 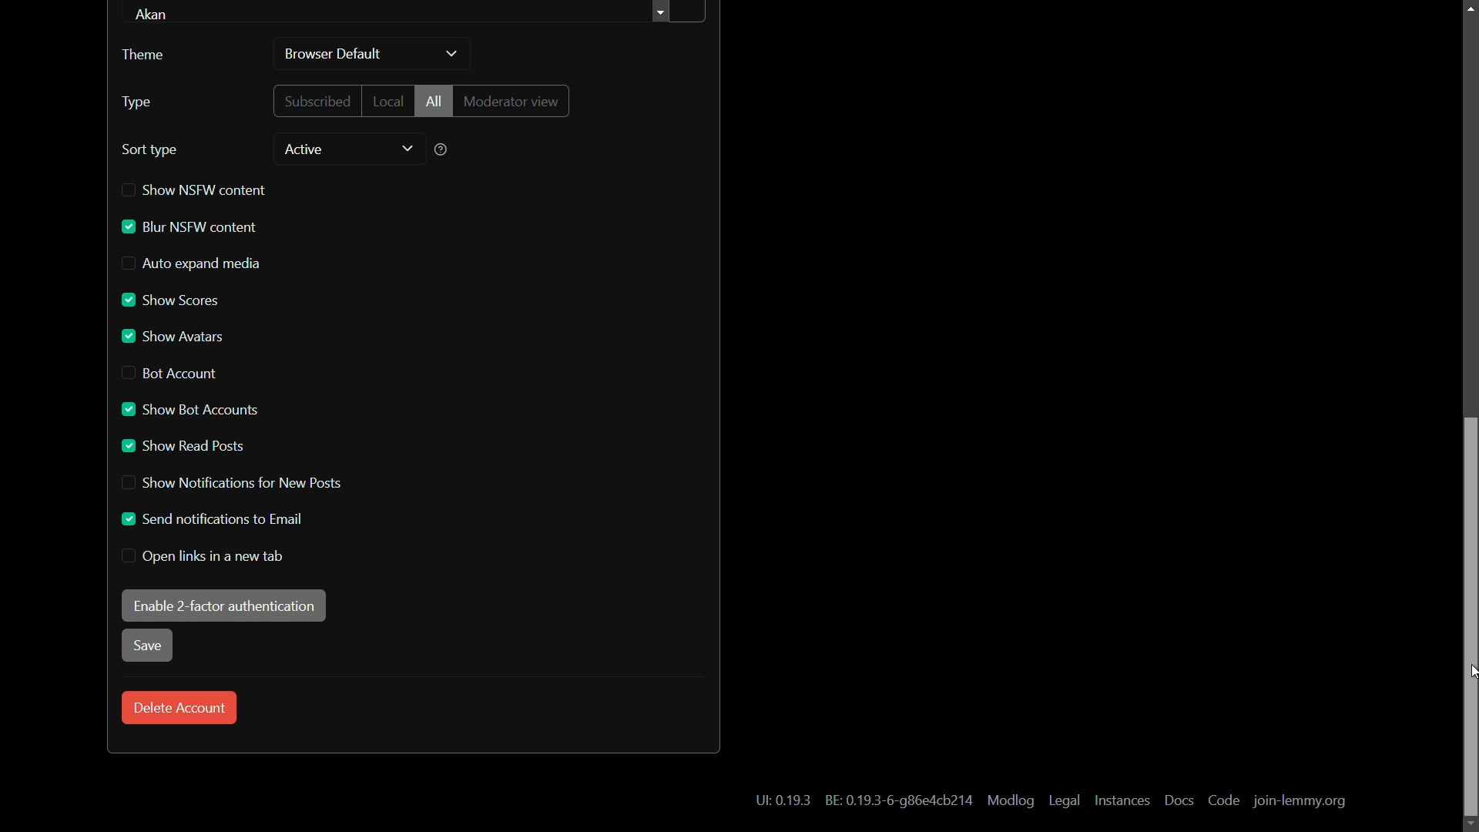 What do you see at coordinates (195, 190) in the screenshot?
I see `show nsfw content` at bounding box center [195, 190].